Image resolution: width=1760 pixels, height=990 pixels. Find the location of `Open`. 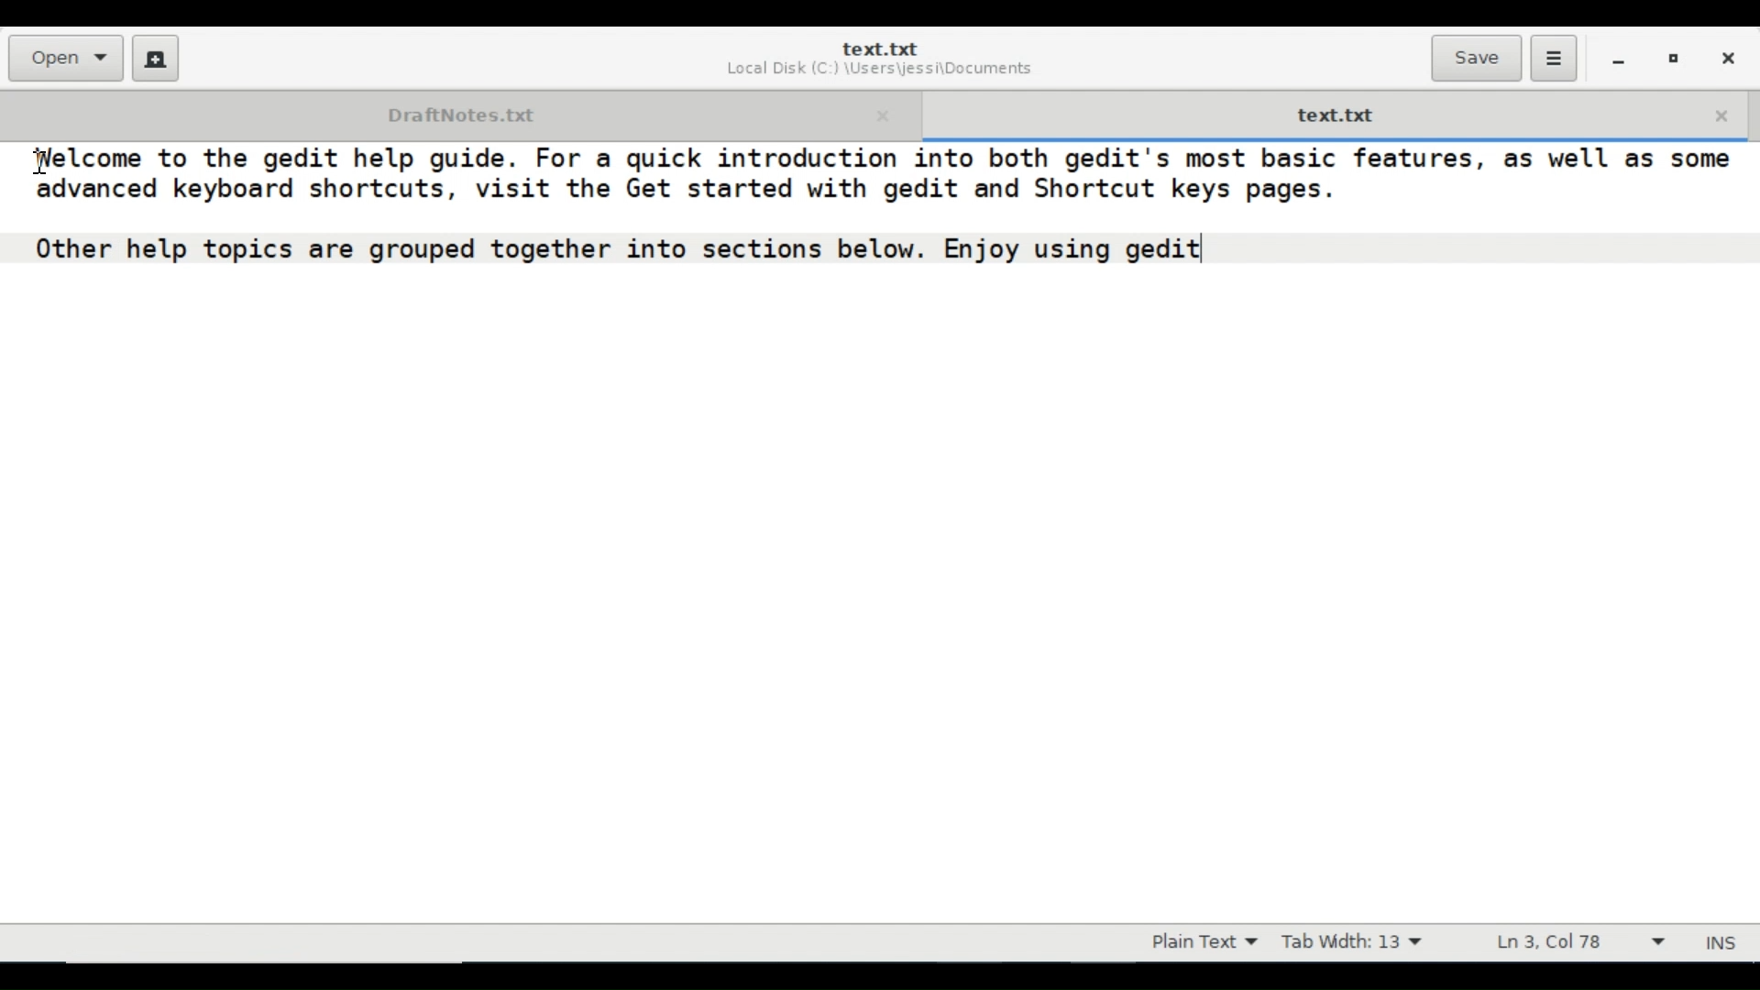

Open is located at coordinates (64, 58).